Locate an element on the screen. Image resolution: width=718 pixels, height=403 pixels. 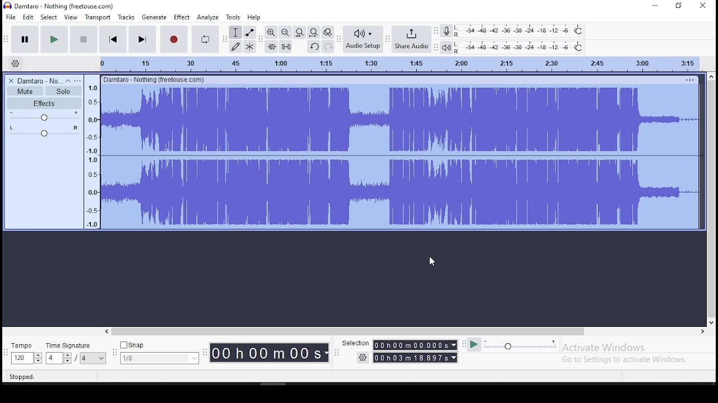
analyze is located at coordinates (208, 17).